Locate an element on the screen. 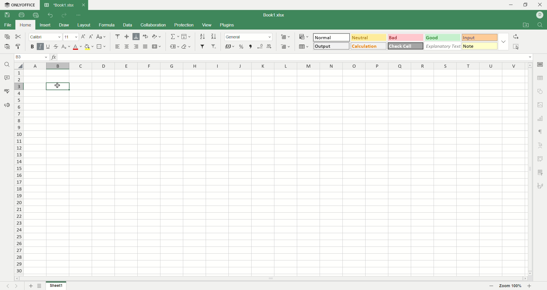 The height and width of the screenshot is (290, 547). explanatory test is located at coordinates (443, 46).